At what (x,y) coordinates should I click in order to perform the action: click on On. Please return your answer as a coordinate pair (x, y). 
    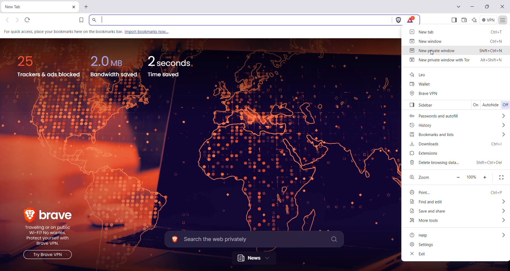
    Looking at the image, I should click on (475, 105).